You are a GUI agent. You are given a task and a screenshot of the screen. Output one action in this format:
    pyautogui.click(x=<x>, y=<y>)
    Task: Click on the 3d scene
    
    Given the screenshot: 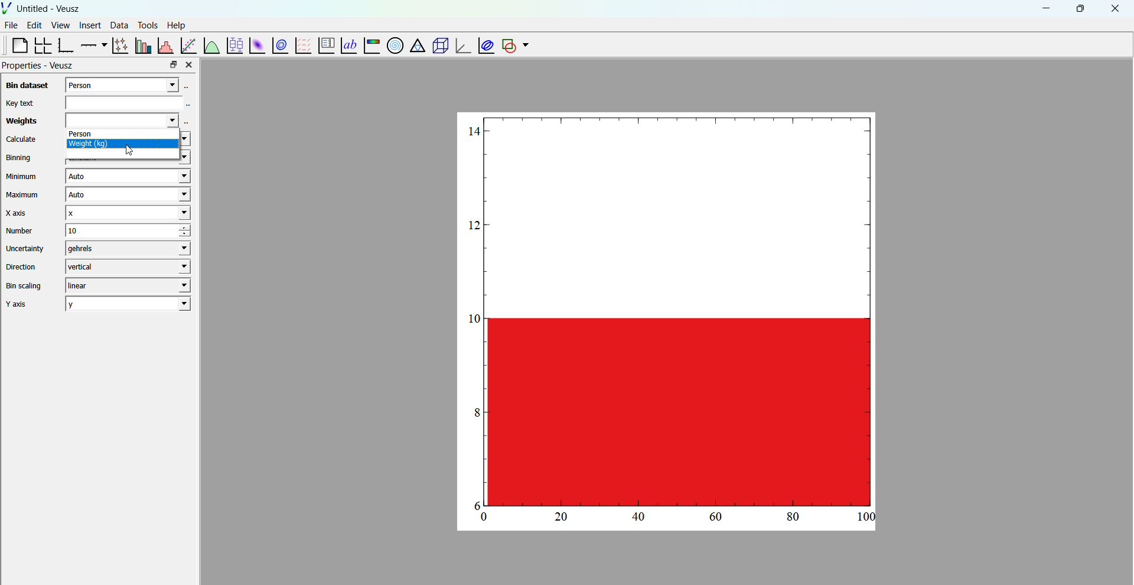 What is the action you would take?
    pyautogui.click(x=438, y=46)
    